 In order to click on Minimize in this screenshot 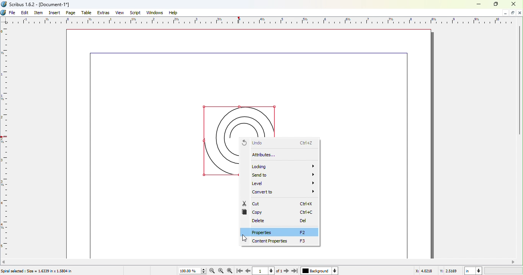, I will do `click(480, 4)`.